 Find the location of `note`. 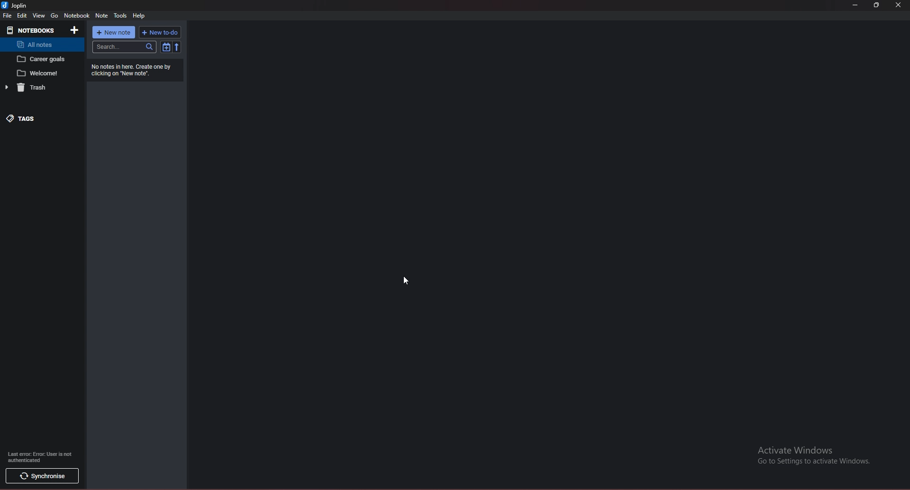

note is located at coordinates (101, 16).